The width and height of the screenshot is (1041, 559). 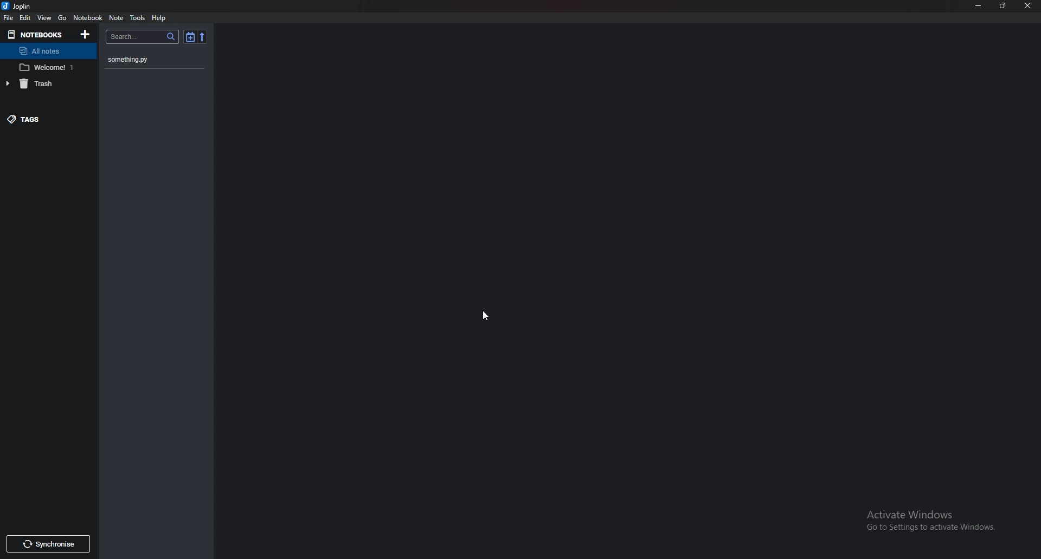 I want to click on edit, so click(x=25, y=18).